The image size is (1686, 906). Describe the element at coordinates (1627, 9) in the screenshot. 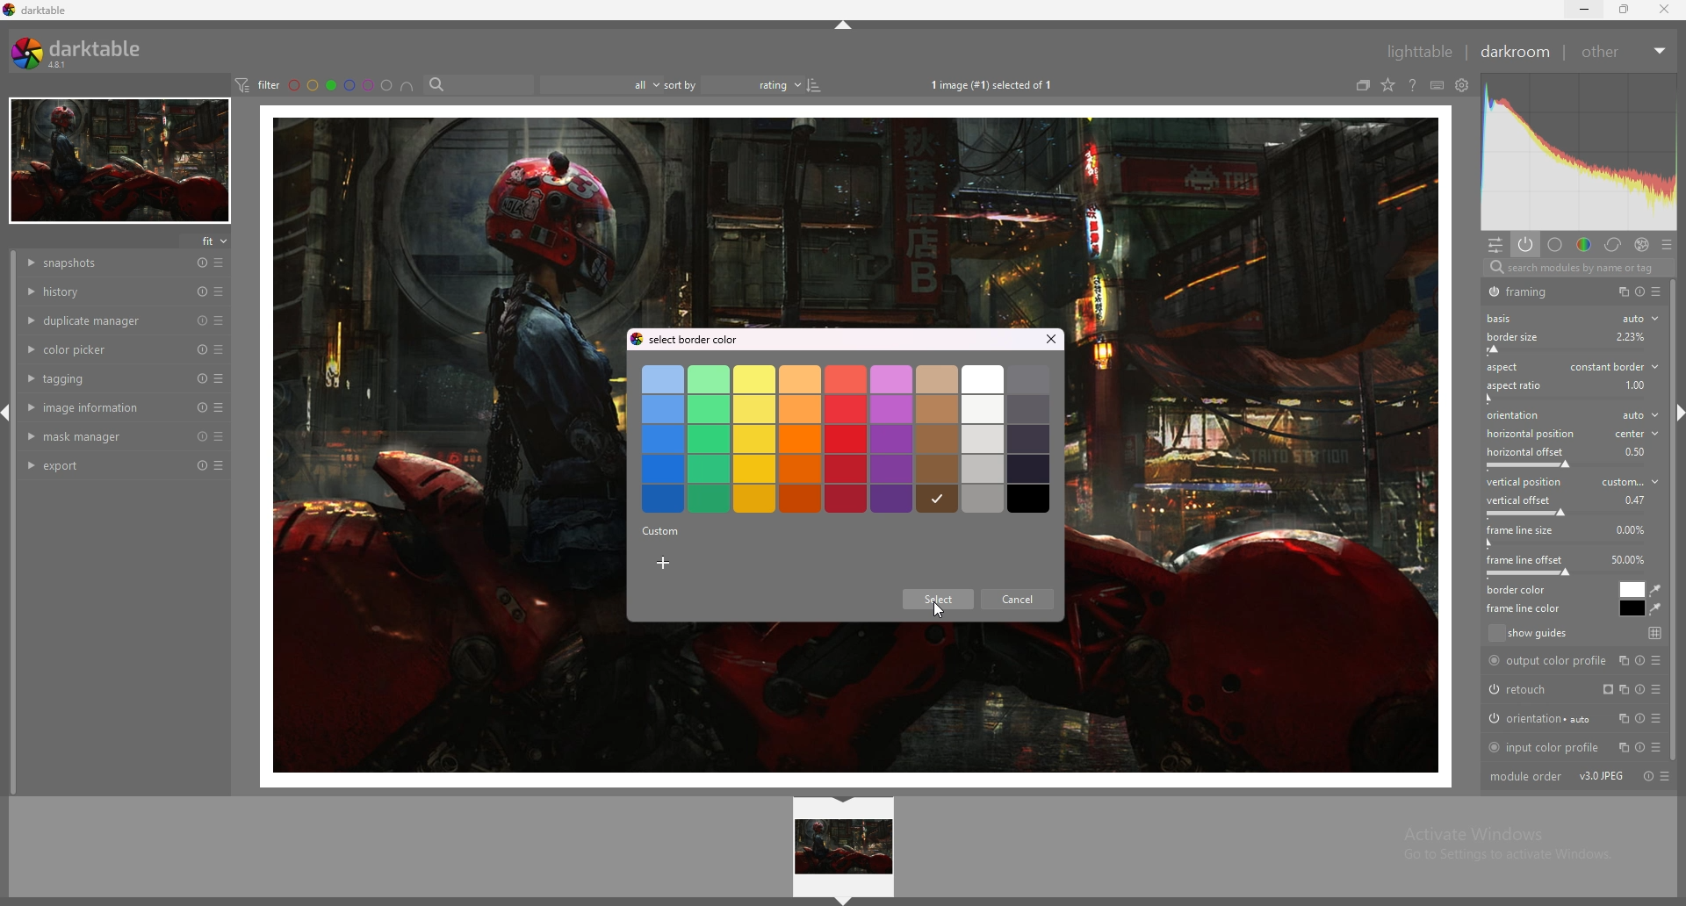

I see `resize` at that location.